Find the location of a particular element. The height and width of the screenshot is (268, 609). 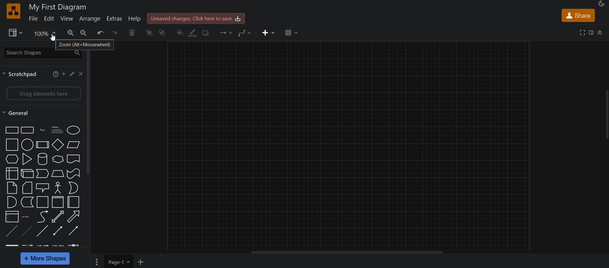

zoom out is located at coordinates (86, 33).